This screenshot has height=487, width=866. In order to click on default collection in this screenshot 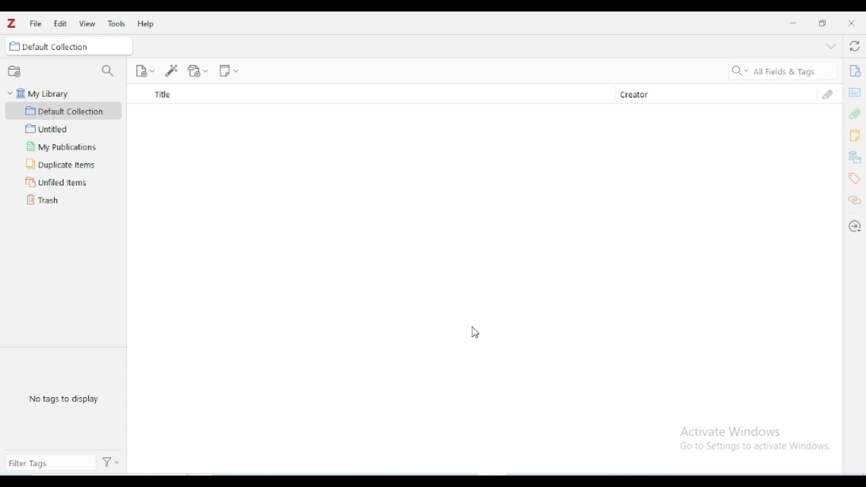, I will do `click(64, 110)`.